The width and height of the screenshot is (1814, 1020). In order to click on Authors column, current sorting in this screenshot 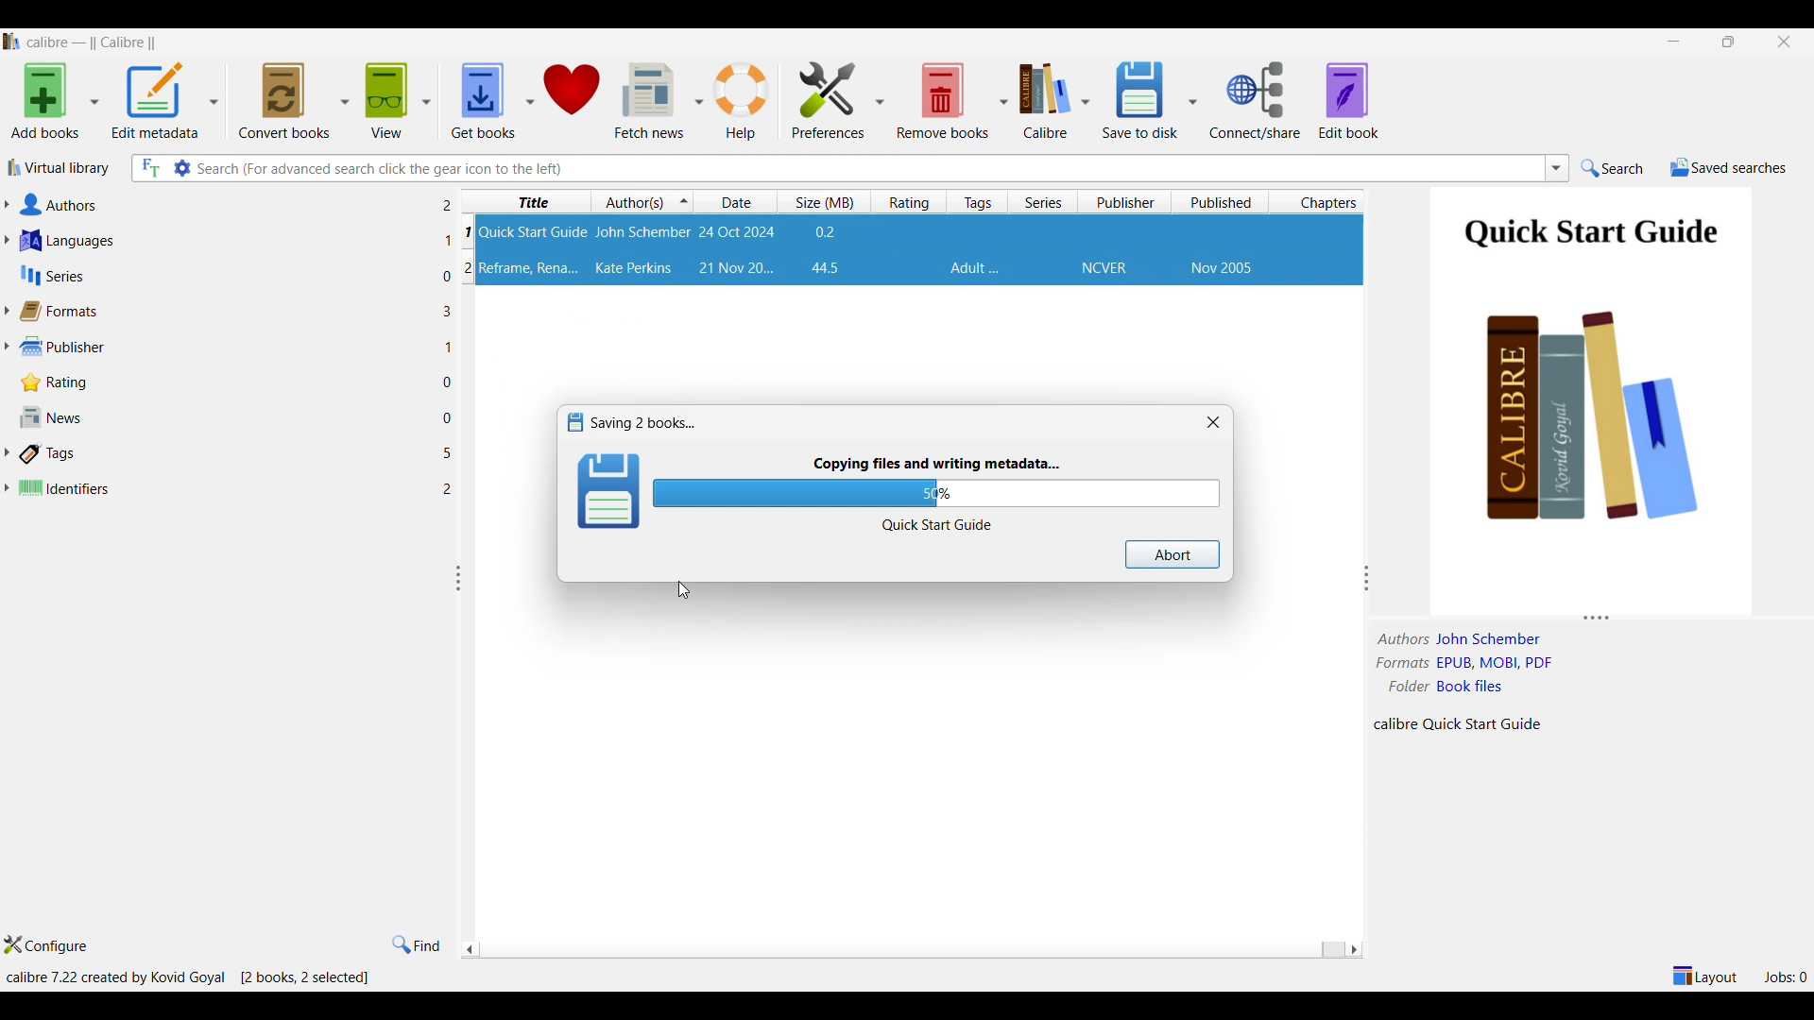, I will do `click(645, 202)`.